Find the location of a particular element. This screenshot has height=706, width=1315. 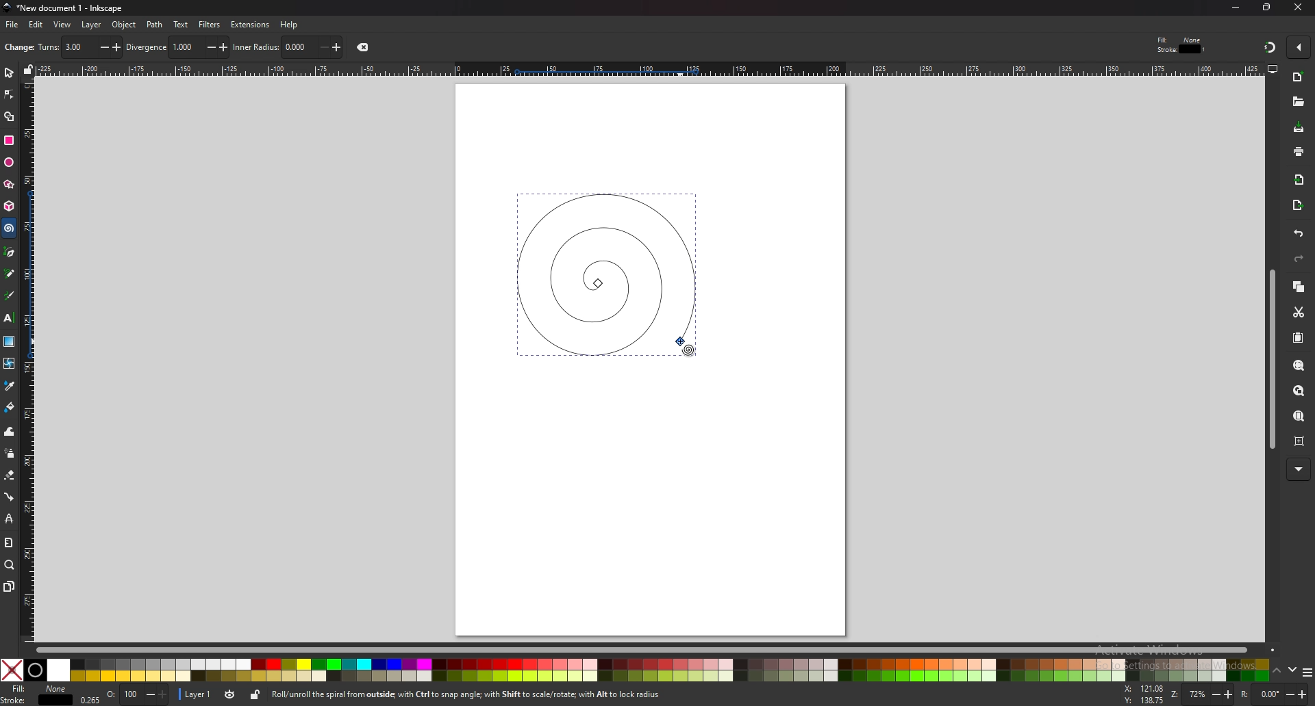

print is located at coordinates (1298, 151).